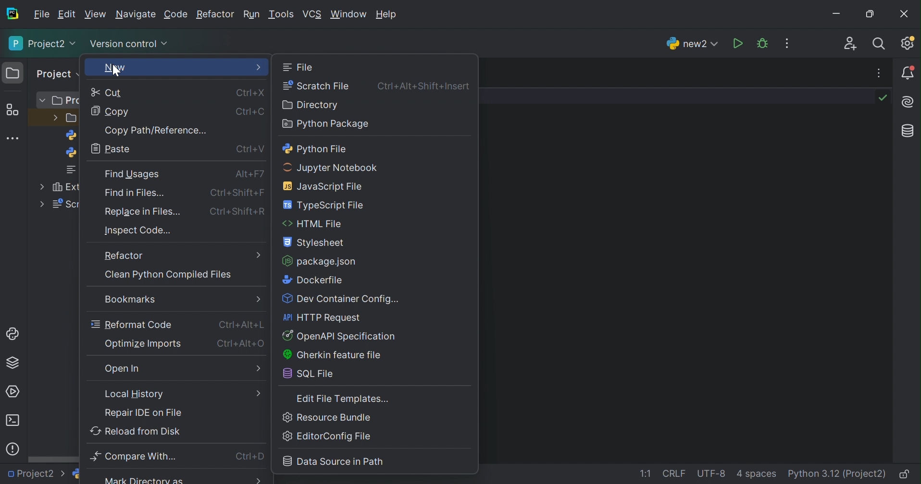 Image resolution: width=921 pixels, height=484 pixels. I want to click on Services, so click(15, 391).